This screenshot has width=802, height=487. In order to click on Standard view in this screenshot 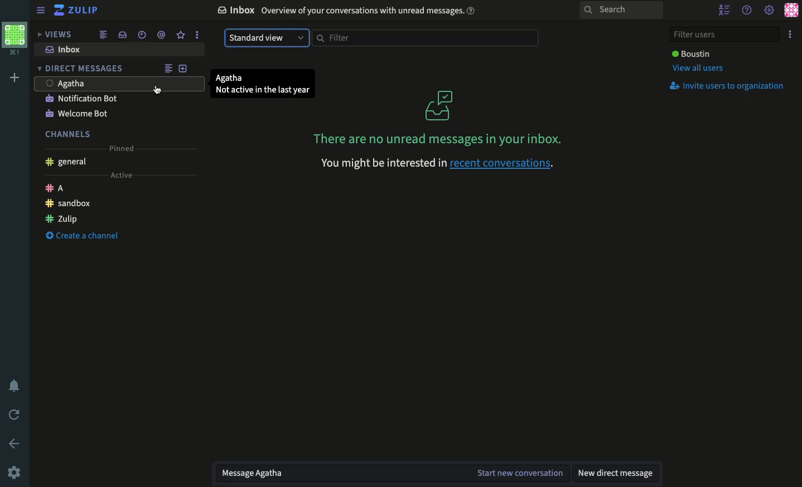, I will do `click(267, 38)`.